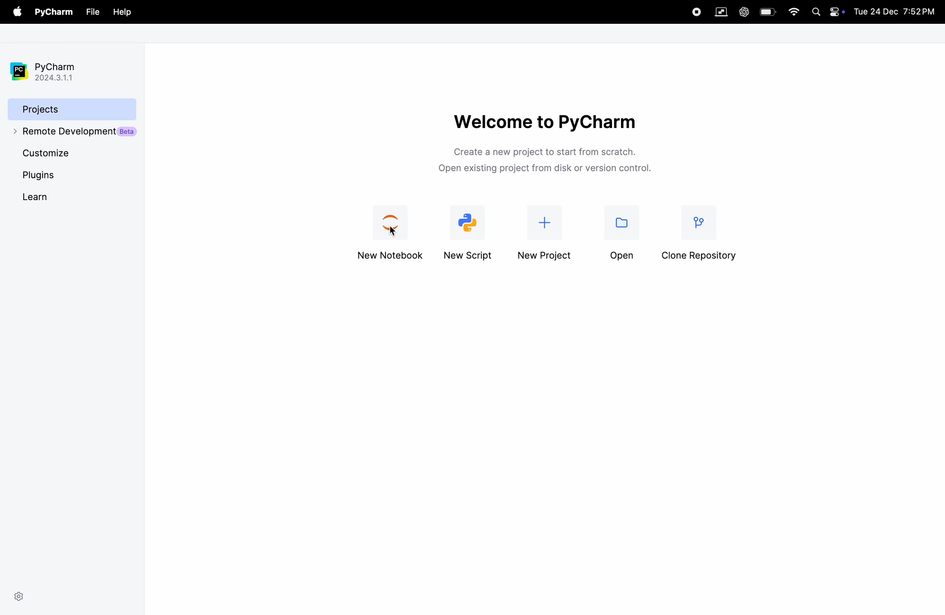 The image size is (945, 615). I want to click on new project, so click(546, 229).